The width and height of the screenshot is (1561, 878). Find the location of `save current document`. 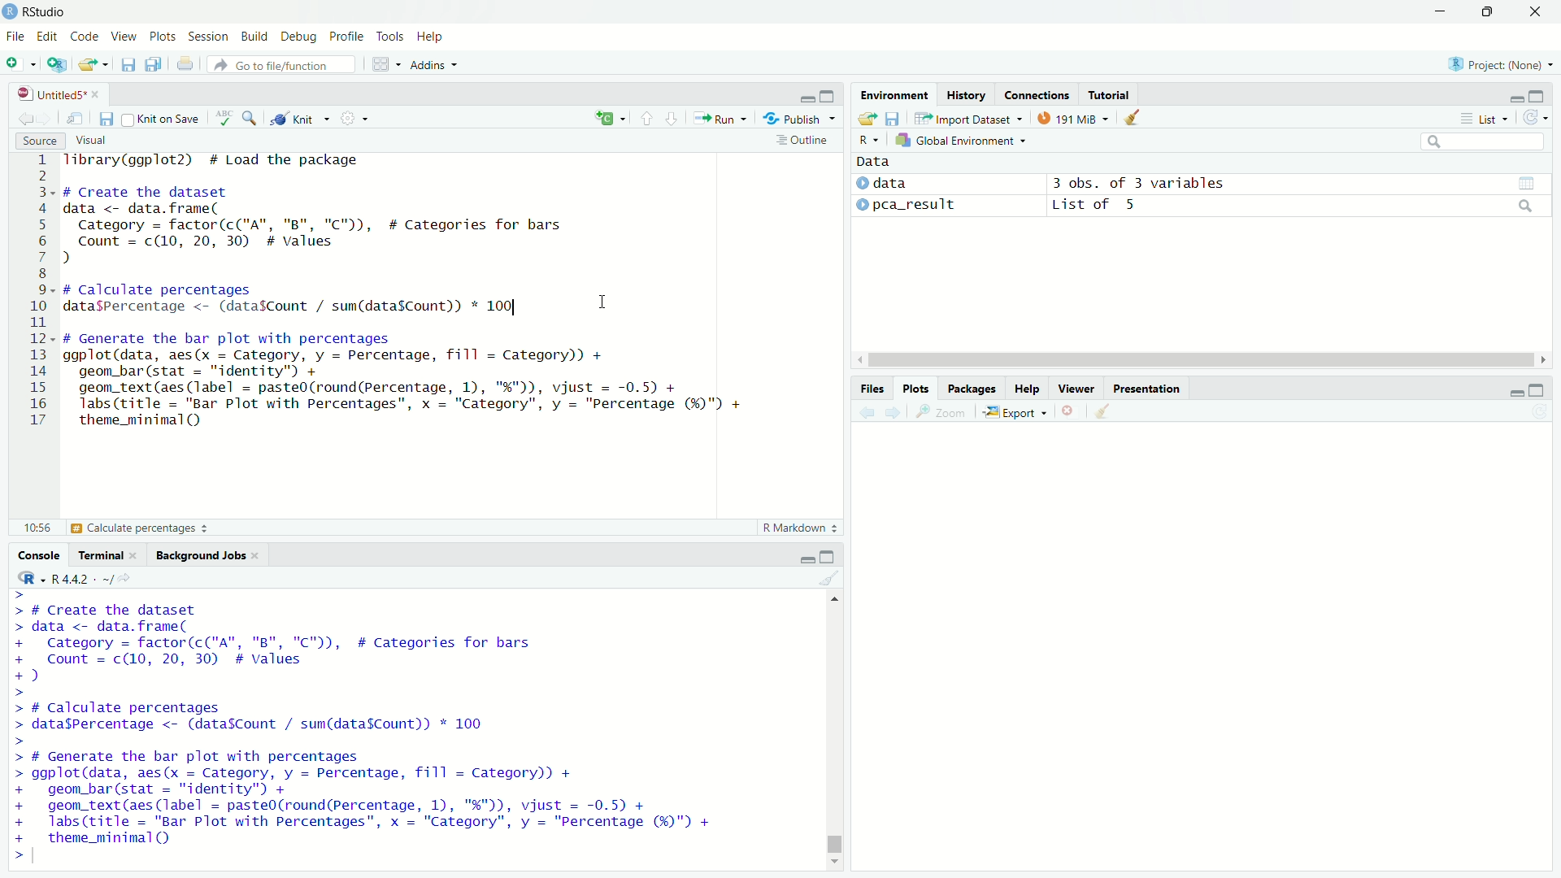

save current document is located at coordinates (107, 119).